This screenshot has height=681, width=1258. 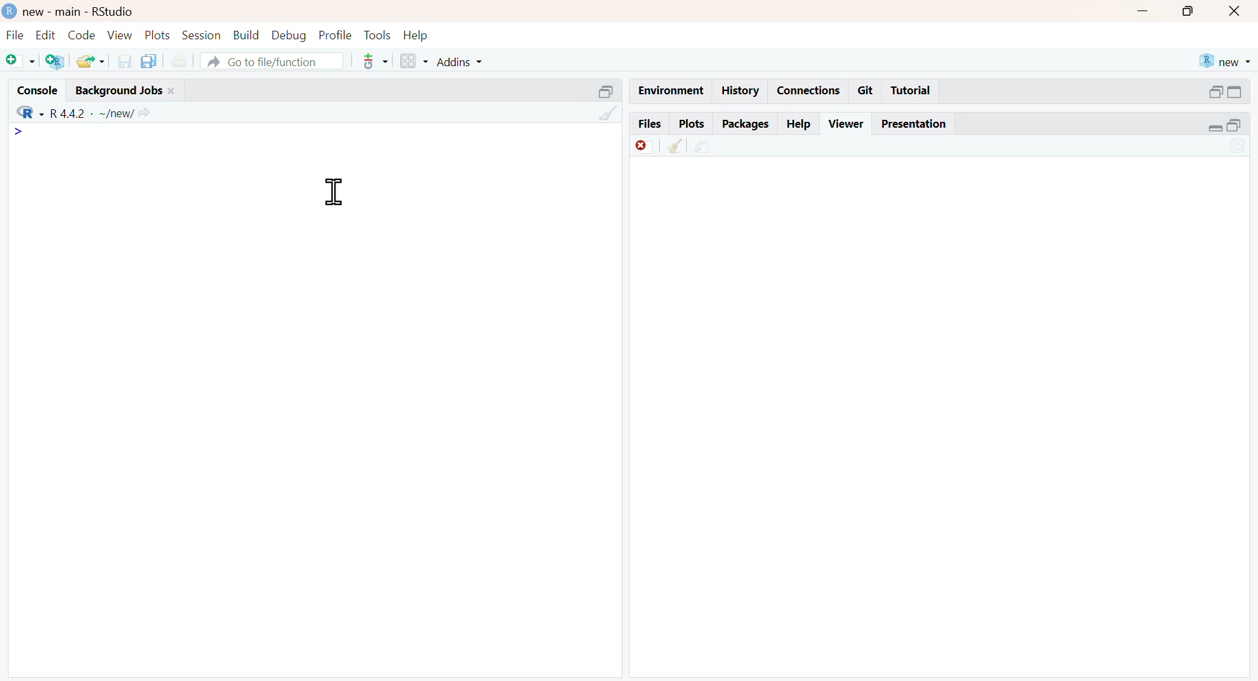 I want to click on Background Jobs, so click(x=137, y=88).